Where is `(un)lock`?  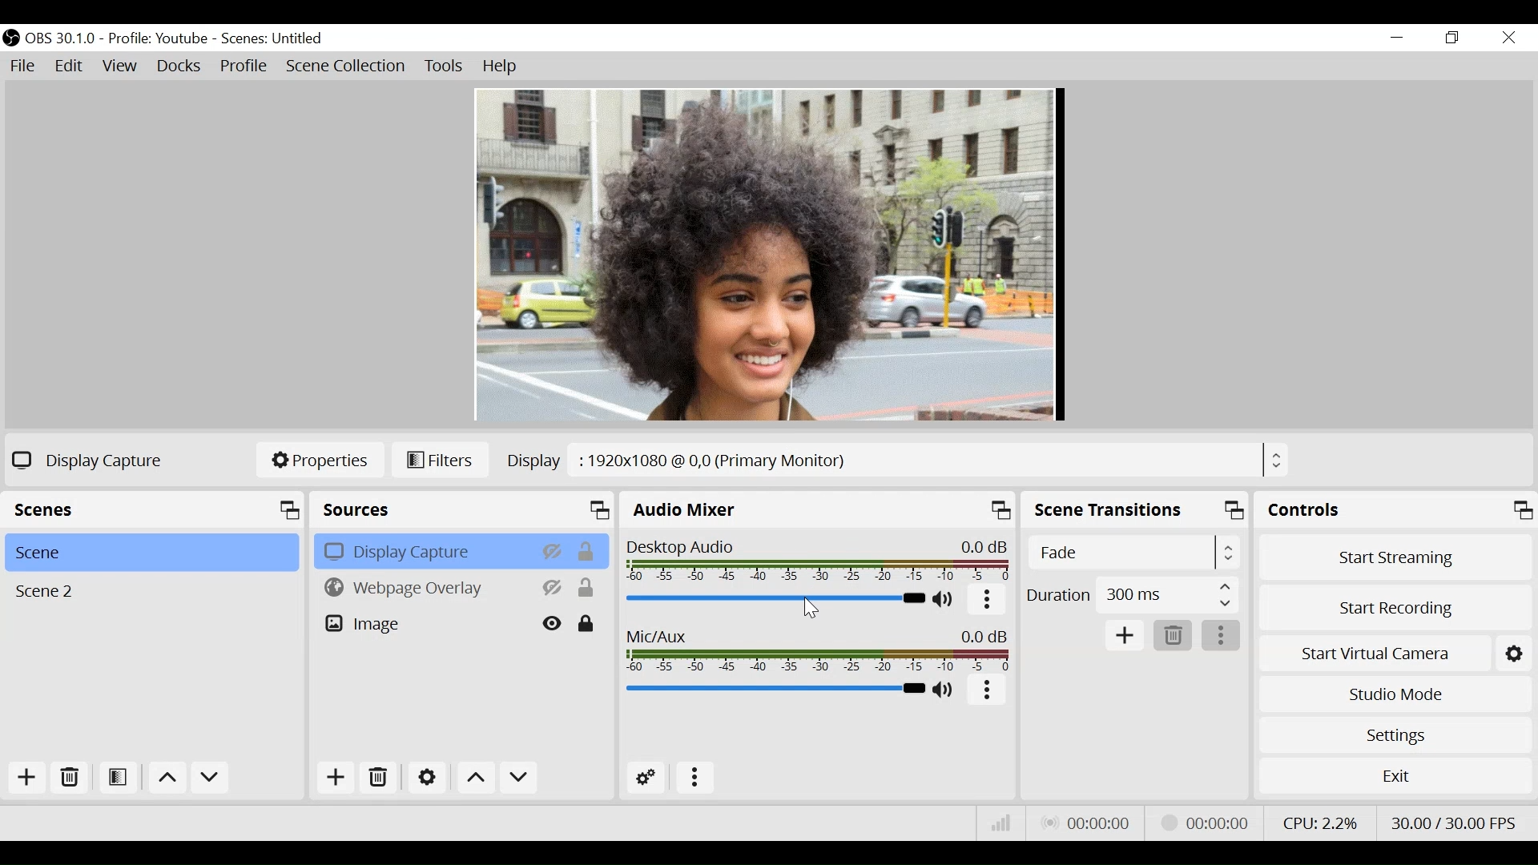 (un)lock is located at coordinates (587, 588).